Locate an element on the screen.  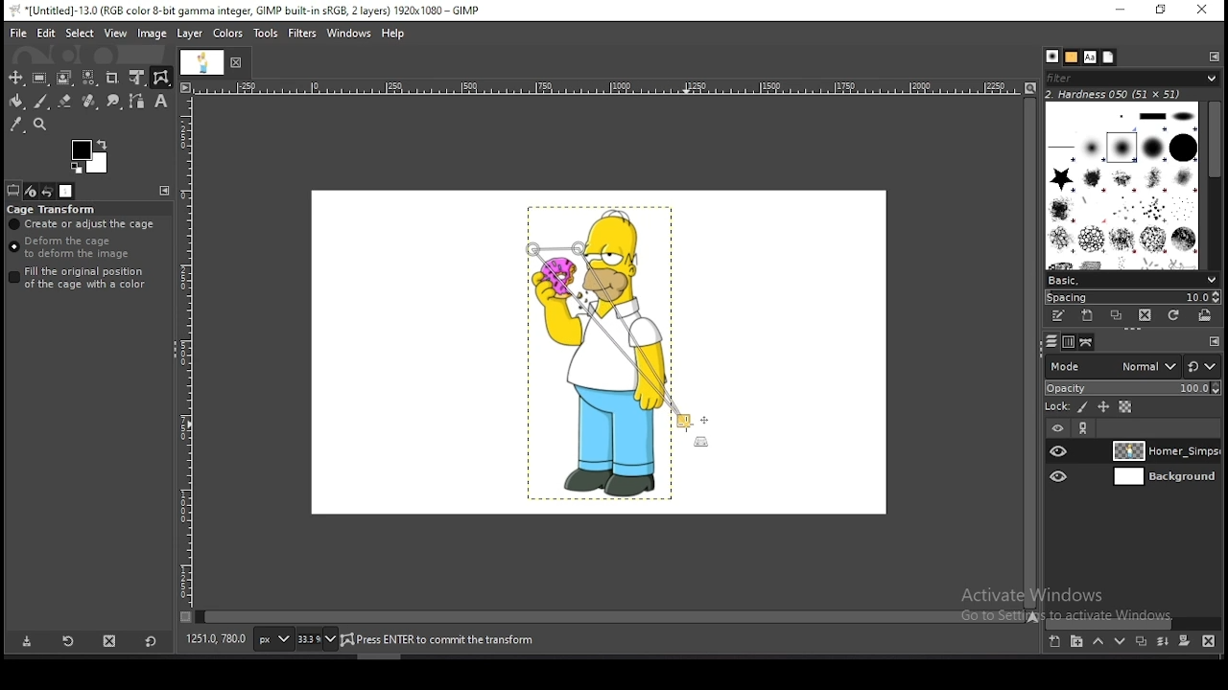
select is located at coordinates (80, 33).